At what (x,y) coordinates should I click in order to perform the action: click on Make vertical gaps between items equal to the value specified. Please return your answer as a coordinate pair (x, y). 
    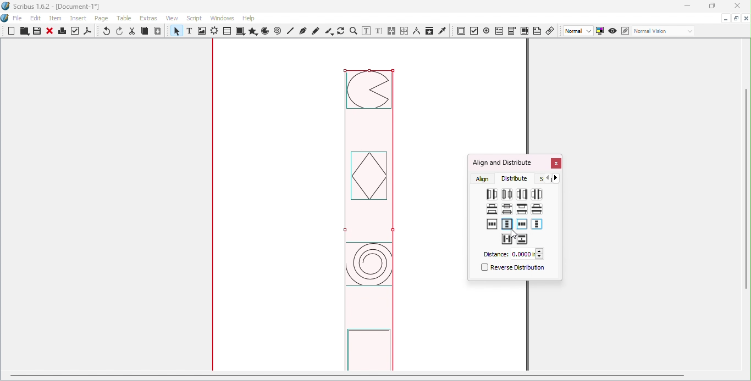
    Looking at the image, I should click on (522, 239).